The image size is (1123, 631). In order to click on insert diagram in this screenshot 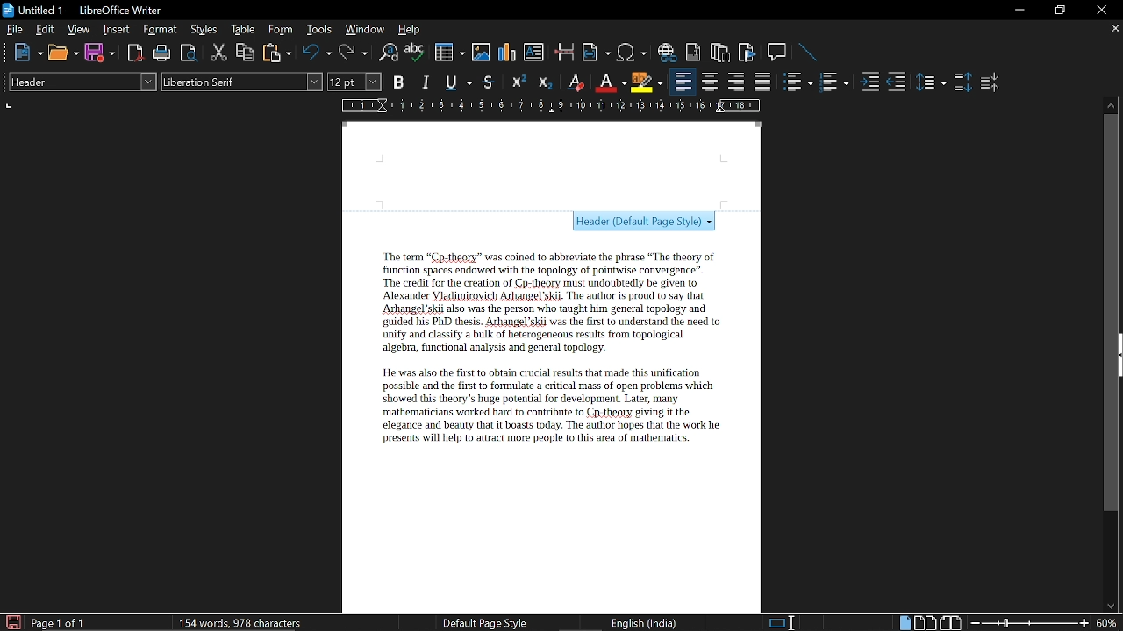, I will do `click(507, 53)`.